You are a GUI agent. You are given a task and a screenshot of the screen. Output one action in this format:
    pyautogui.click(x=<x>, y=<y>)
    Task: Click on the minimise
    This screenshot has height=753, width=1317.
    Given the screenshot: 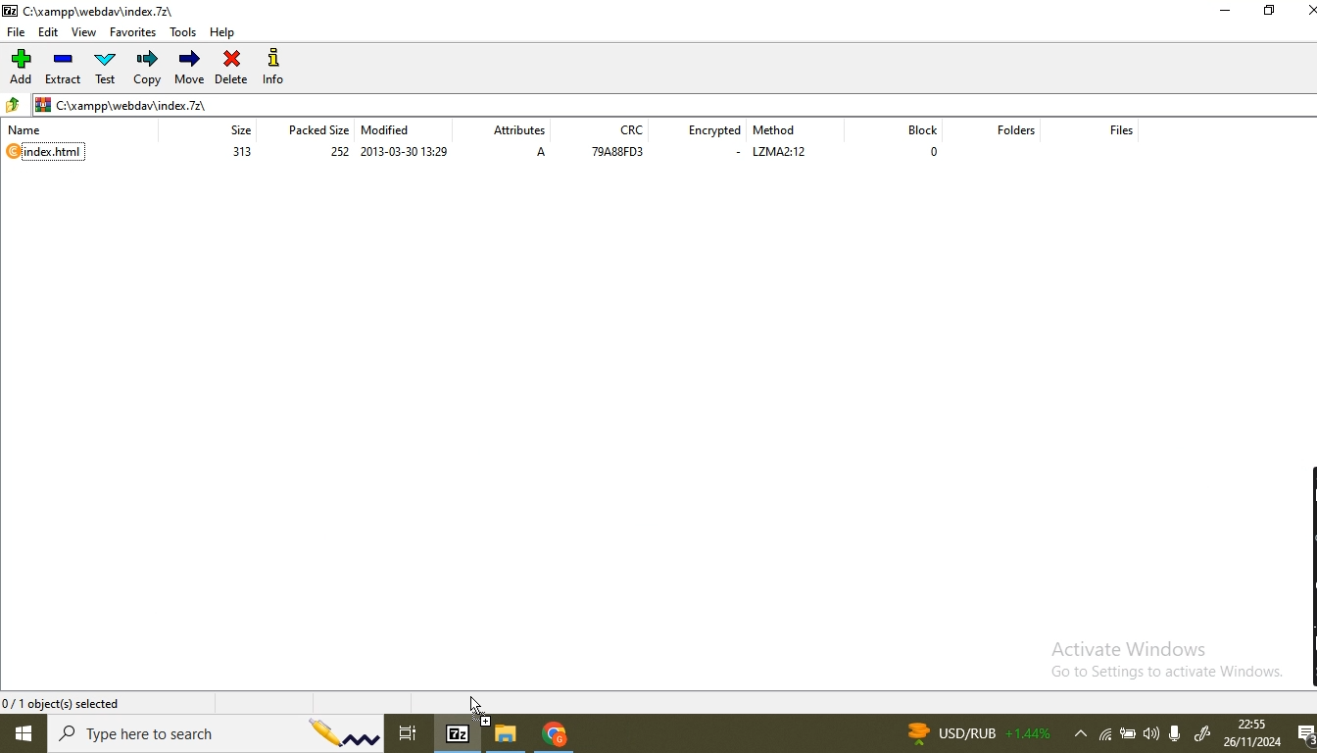 What is the action you would take?
    pyautogui.click(x=1224, y=13)
    